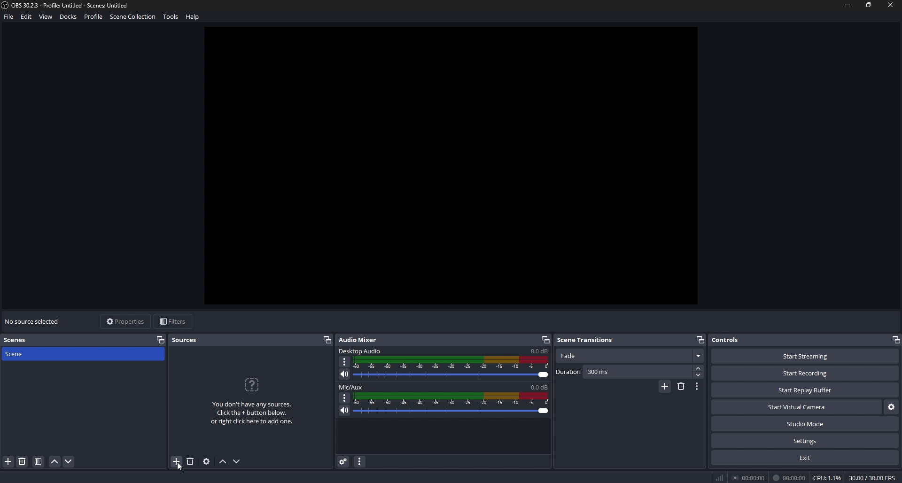 This screenshot has width=902, height=483. I want to click on scene transitions, so click(587, 340).